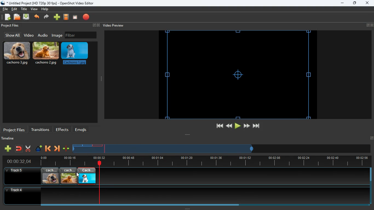 The height and width of the screenshot is (210, 374). I want to click on cachorro.1.jpg, so click(76, 55).